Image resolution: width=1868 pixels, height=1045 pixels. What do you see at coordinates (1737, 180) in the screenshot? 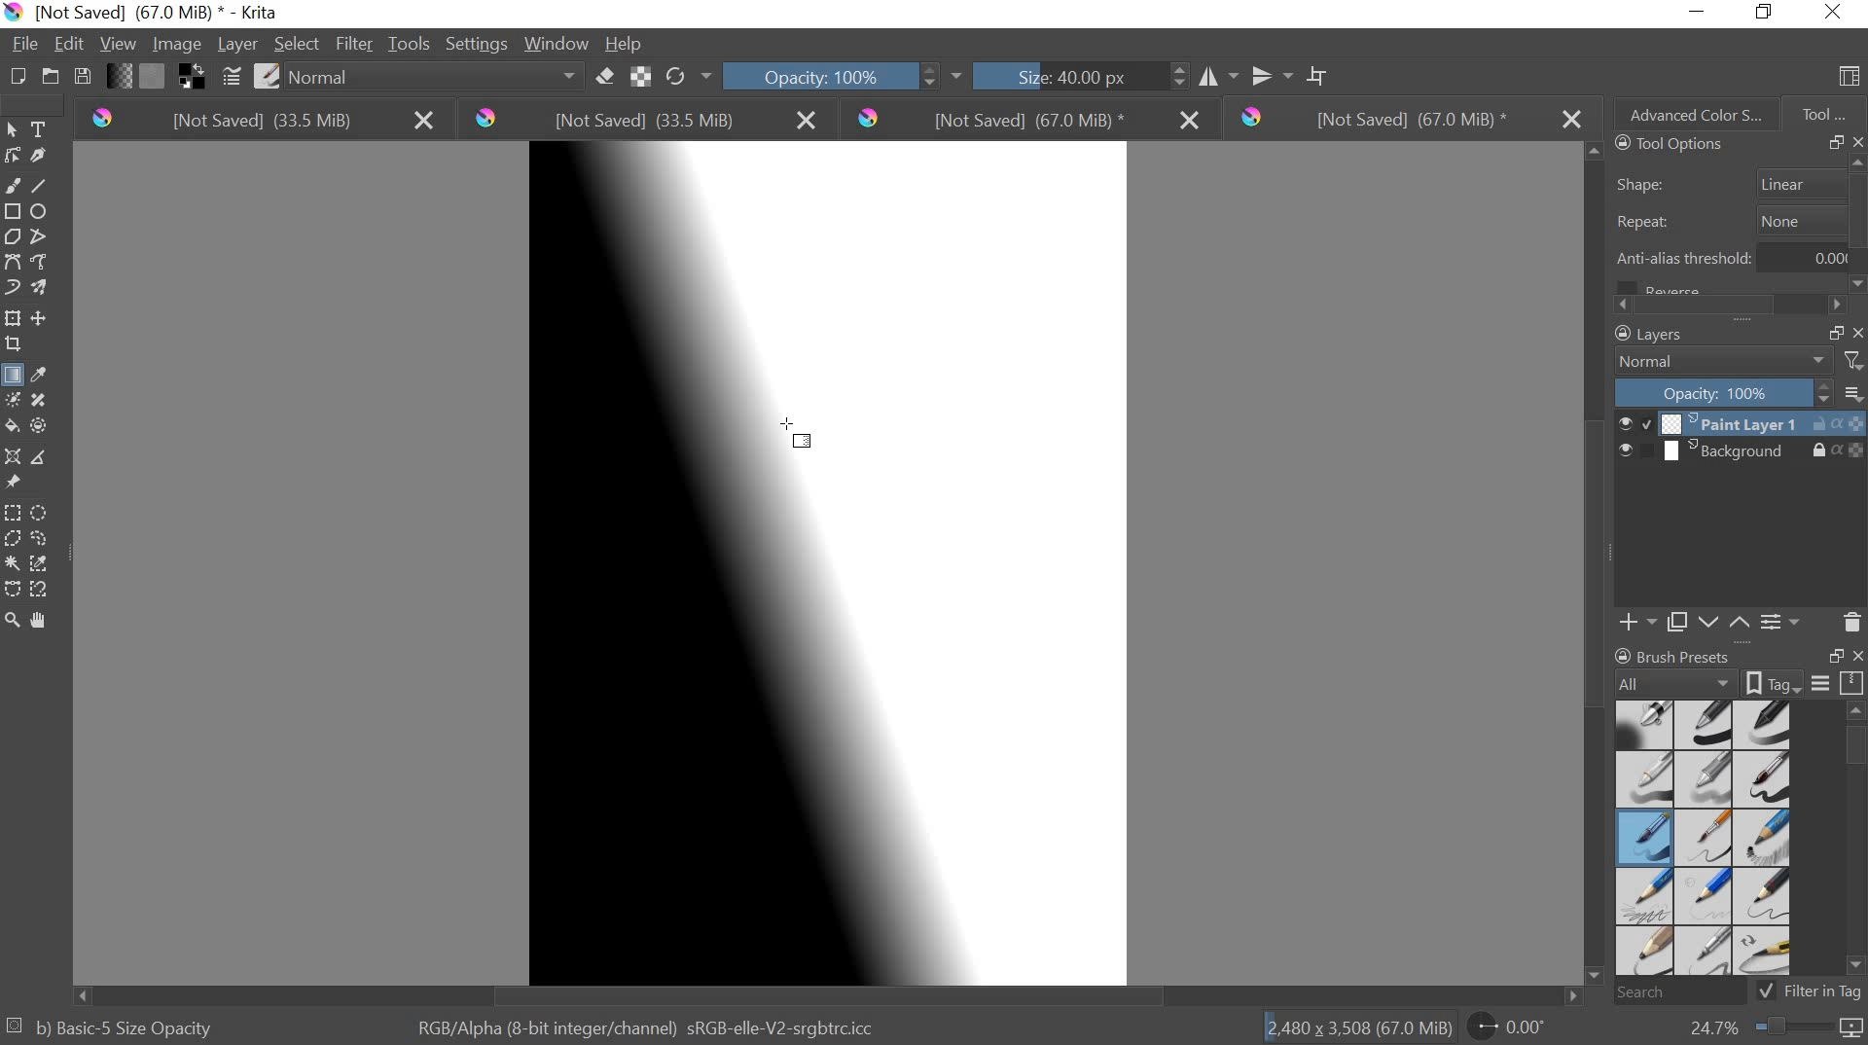
I see `shape liner` at bounding box center [1737, 180].